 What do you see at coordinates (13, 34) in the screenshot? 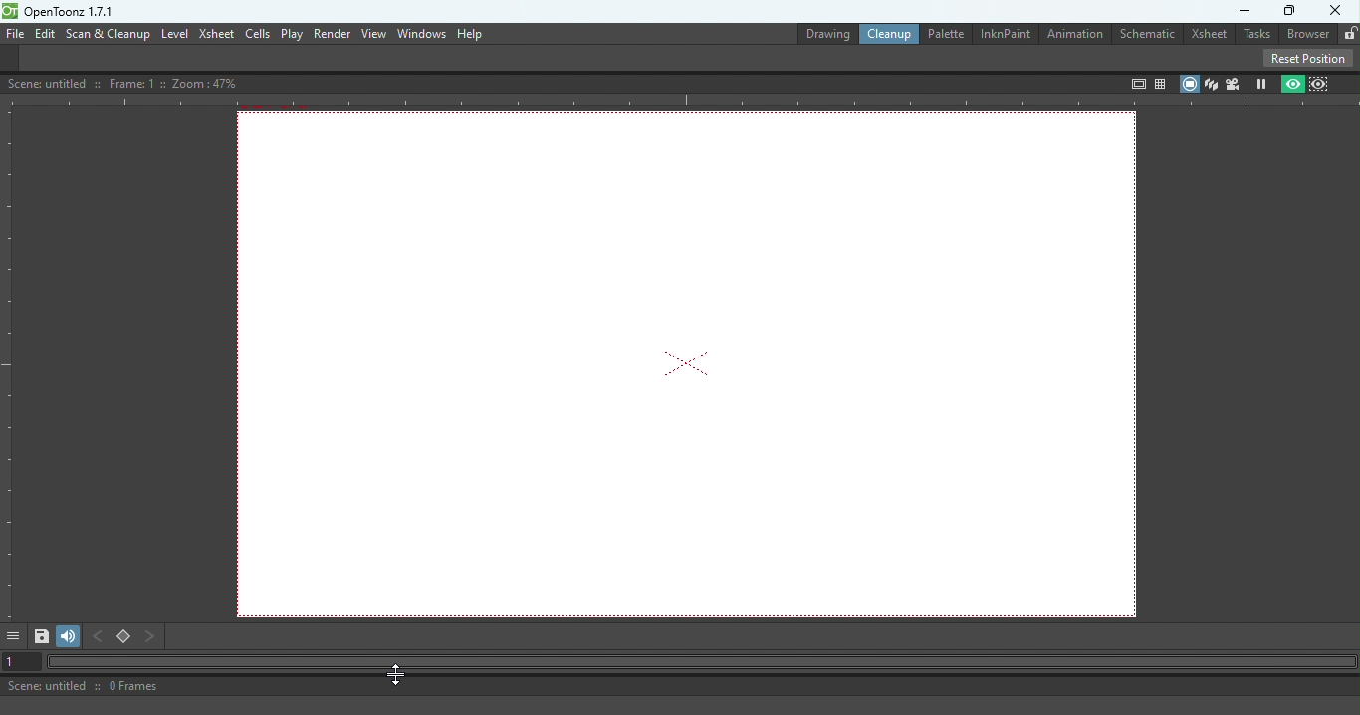
I see `File` at bounding box center [13, 34].